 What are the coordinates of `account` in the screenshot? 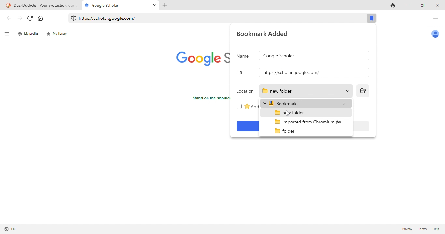 It's located at (436, 35).